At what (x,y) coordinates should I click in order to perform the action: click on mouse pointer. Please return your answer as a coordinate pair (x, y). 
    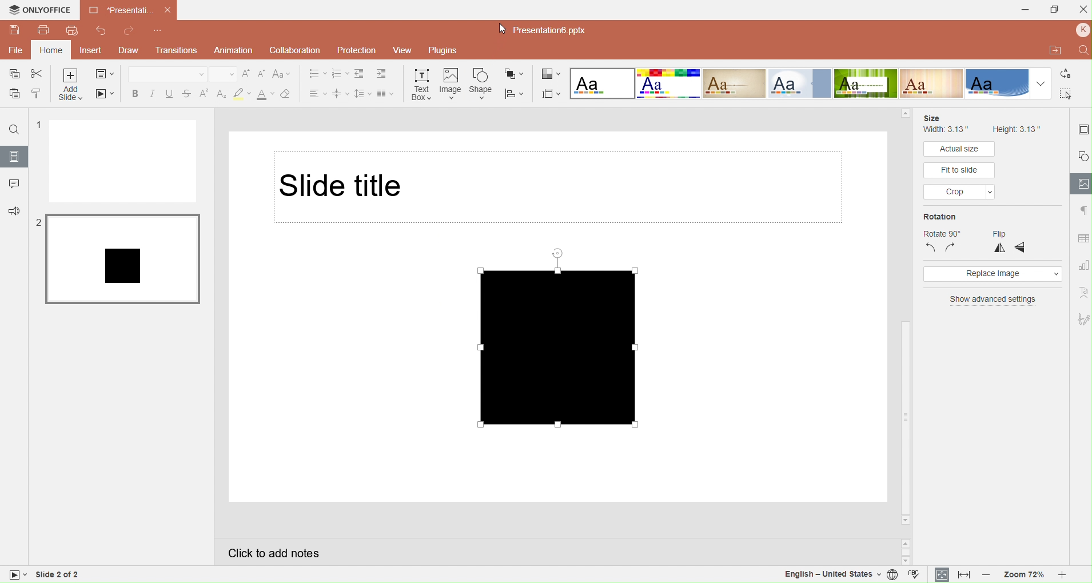
    Looking at the image, I should click on (498, 27).